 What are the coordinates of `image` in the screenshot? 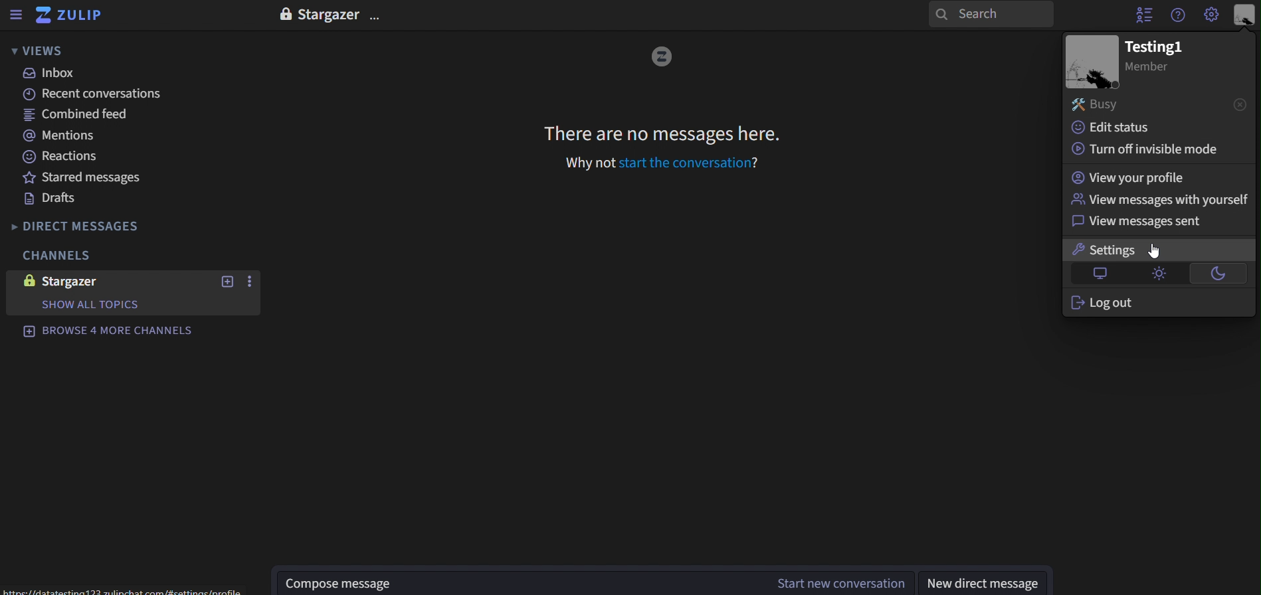 It's located at (662, 57).